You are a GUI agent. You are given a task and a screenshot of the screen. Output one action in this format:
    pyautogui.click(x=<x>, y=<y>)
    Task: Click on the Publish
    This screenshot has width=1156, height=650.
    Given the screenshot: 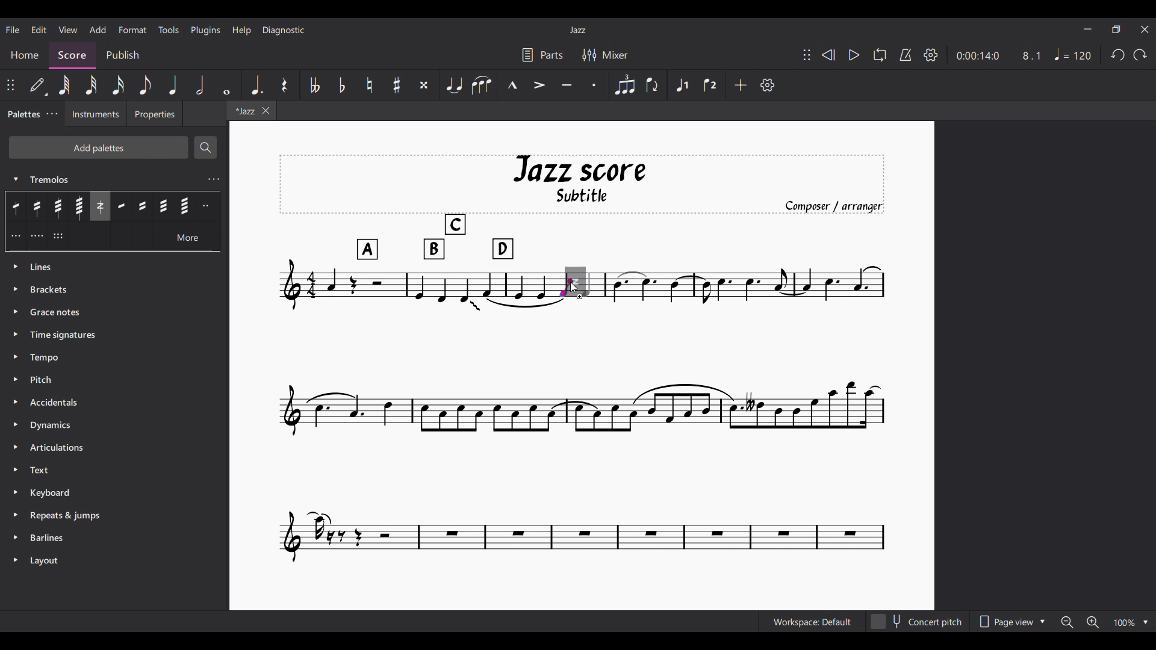 What is the action you would take?
    pyautogui.click(x=123, y=55)
    